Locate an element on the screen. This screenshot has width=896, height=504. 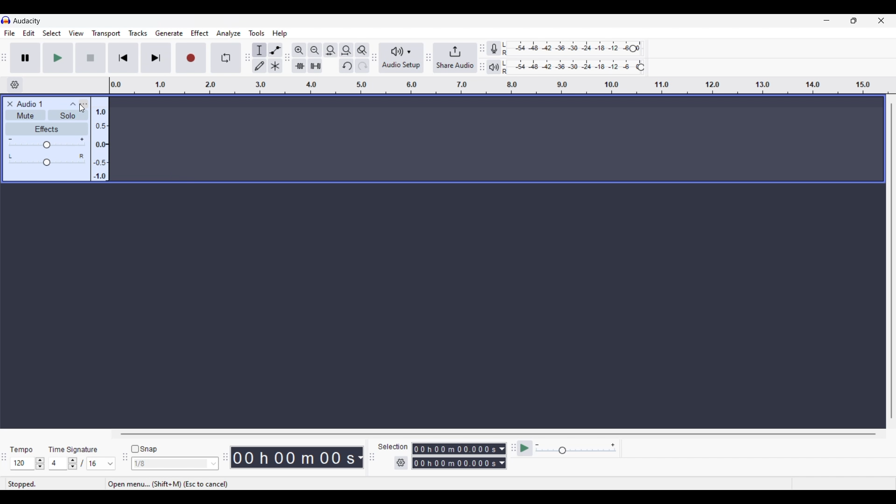
Playback level is located at coordinates (574, 67).